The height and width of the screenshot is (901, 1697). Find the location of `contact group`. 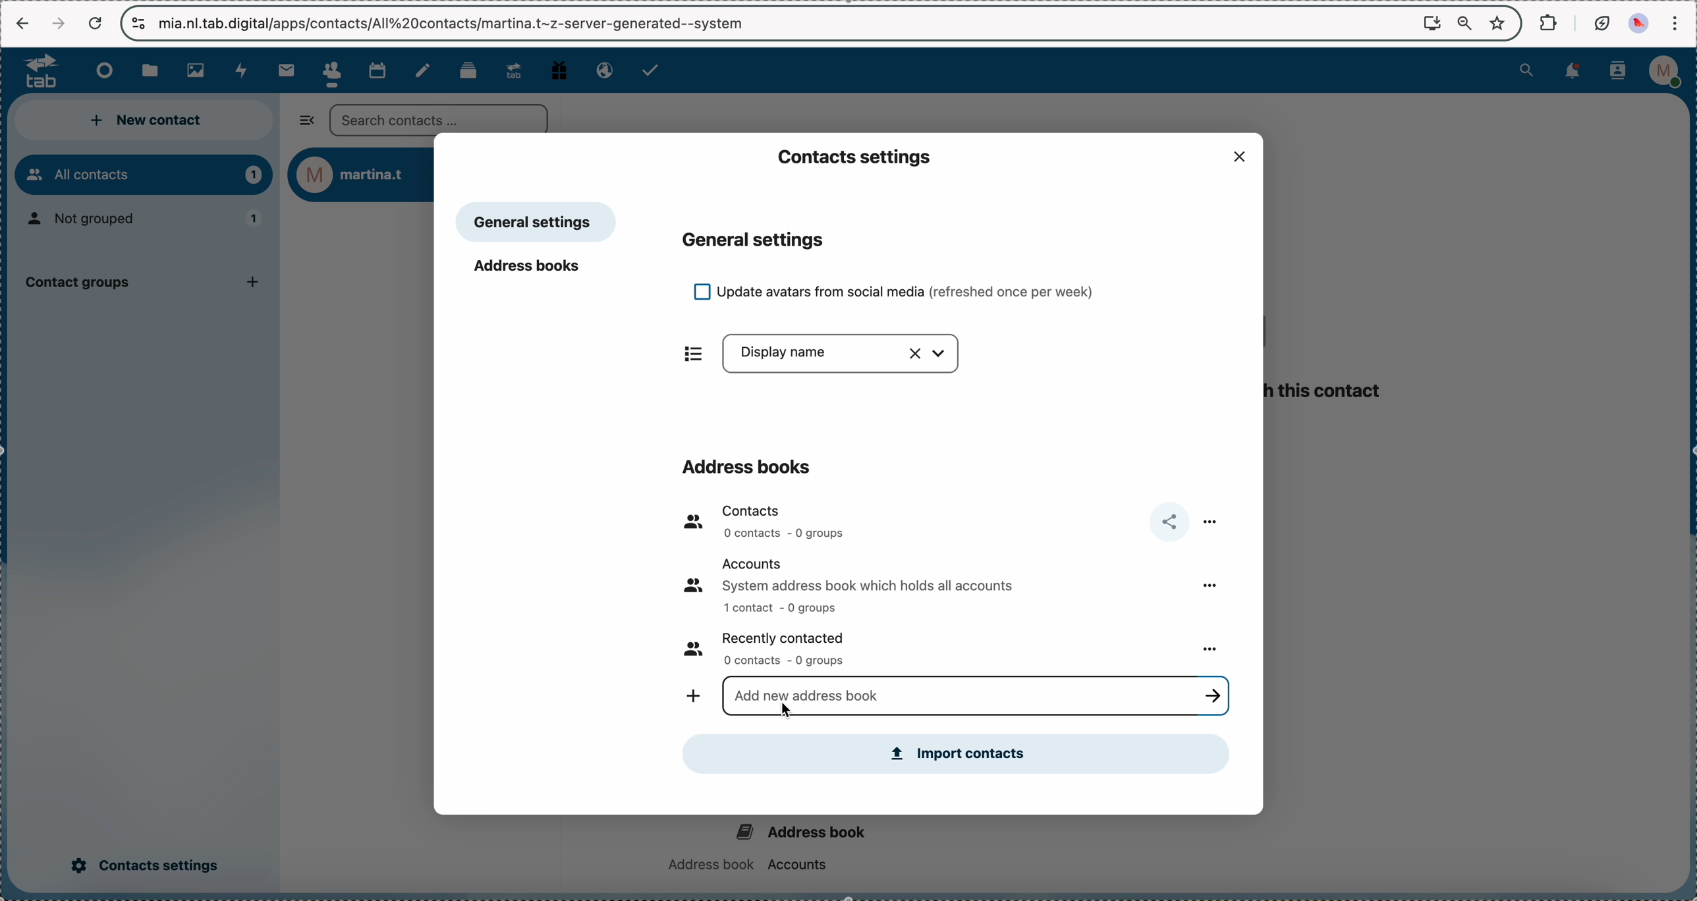

contact group is located at coordinates (142, 286).